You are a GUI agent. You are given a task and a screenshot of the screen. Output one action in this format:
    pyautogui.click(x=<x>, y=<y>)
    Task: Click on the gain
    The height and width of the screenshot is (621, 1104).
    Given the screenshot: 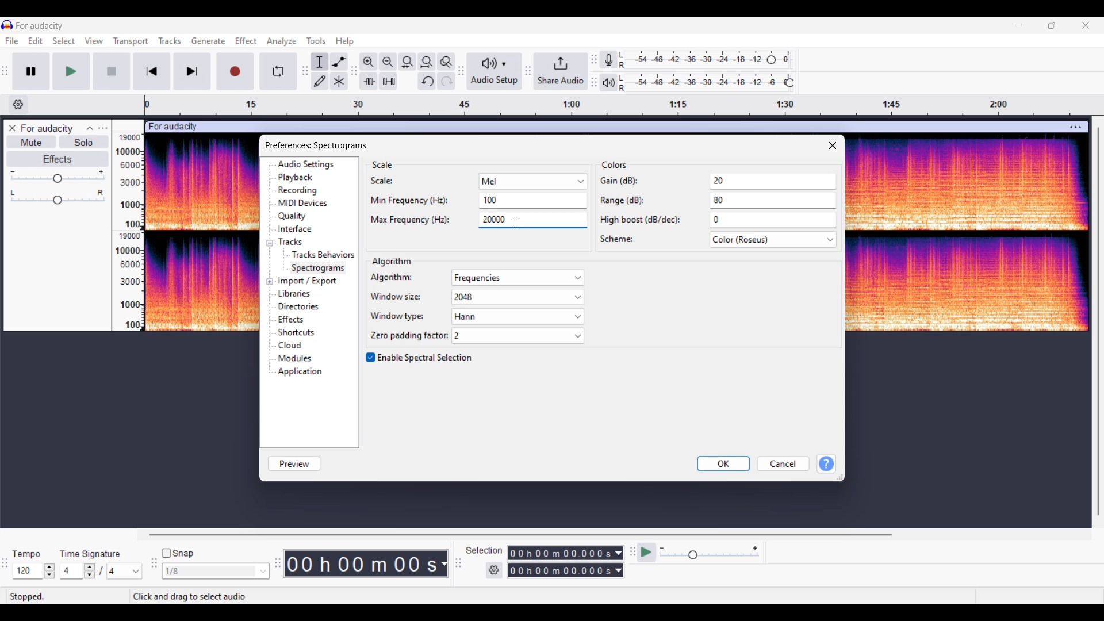 What is the action you would take?
    pyautogui.click(x=718, y=182)
    